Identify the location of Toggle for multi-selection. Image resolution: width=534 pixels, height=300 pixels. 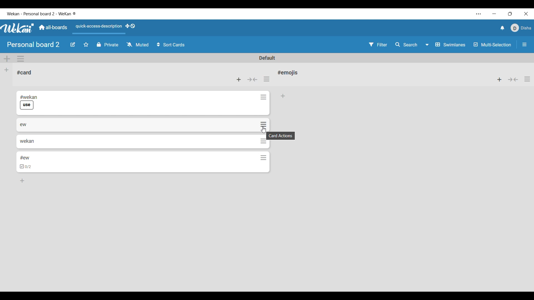
(493, 44).